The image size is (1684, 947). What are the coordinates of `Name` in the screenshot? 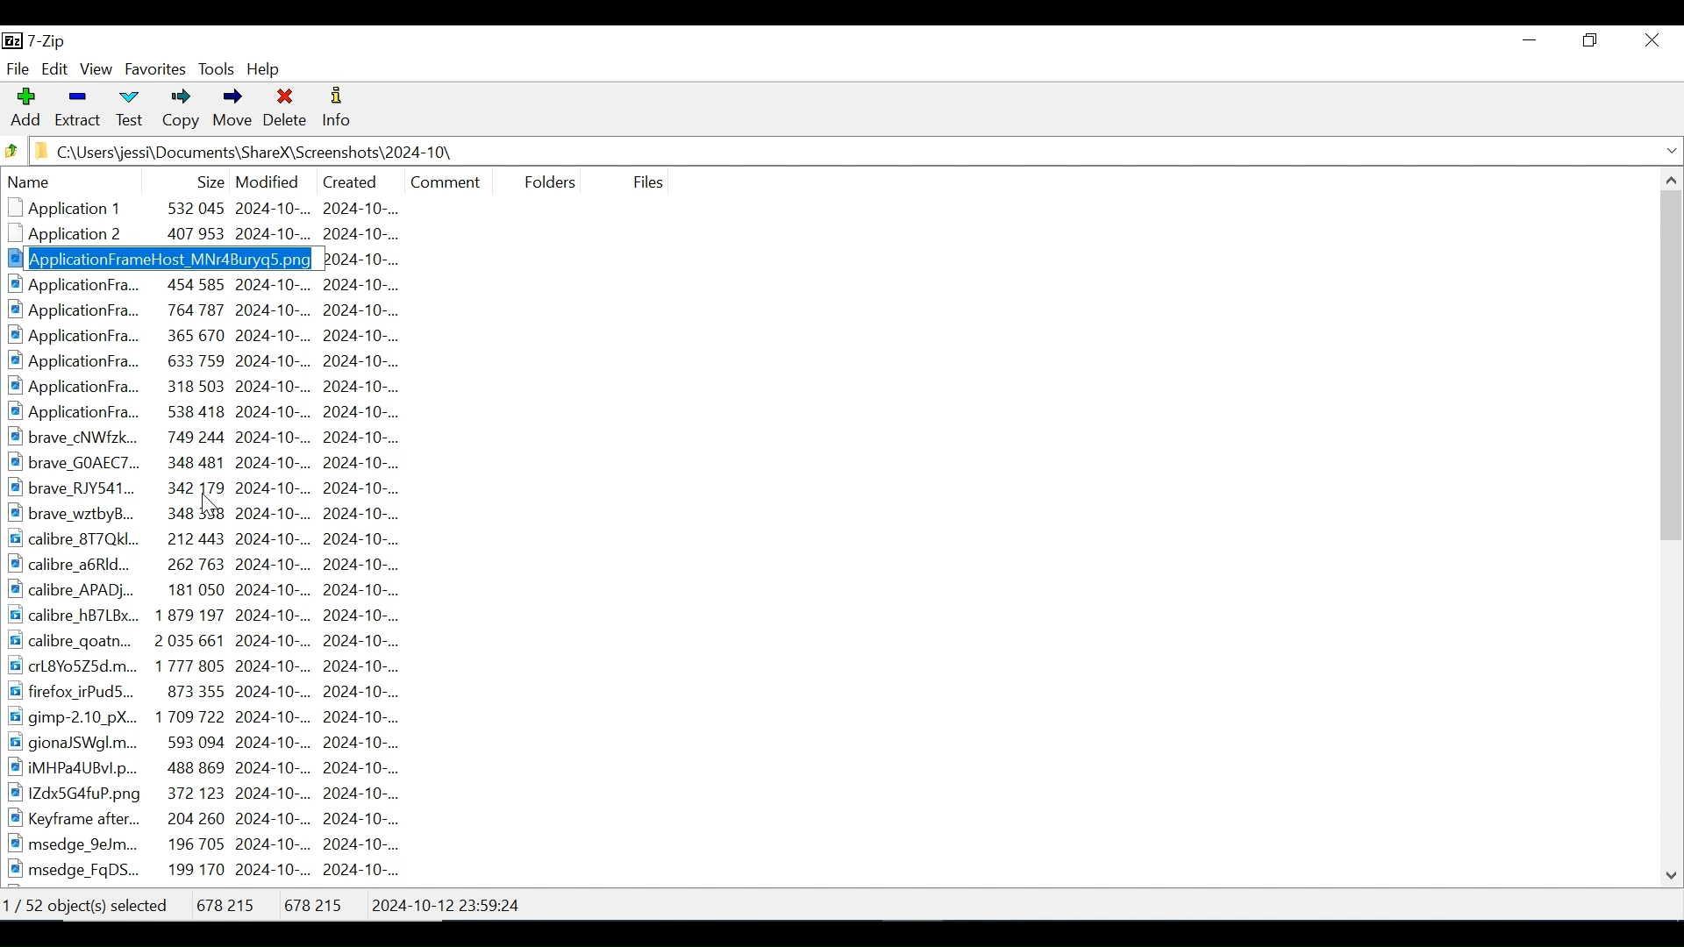 It's located at (89, 182).